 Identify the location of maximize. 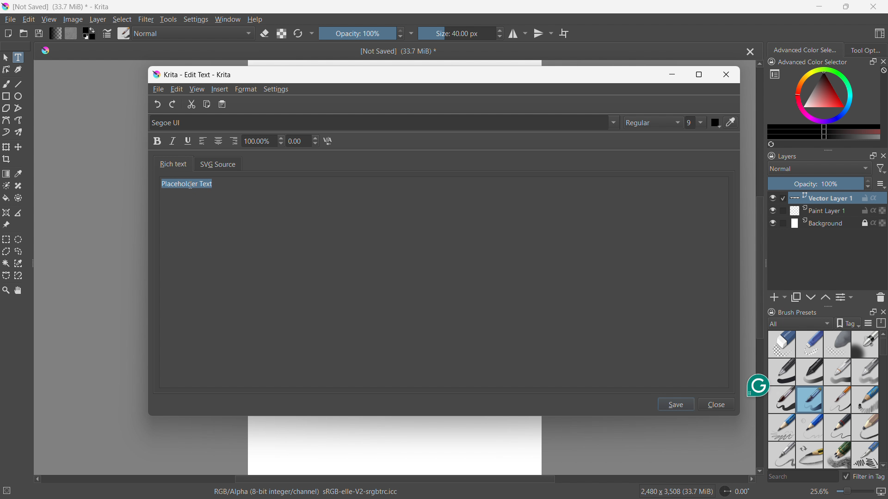
(872, 311).